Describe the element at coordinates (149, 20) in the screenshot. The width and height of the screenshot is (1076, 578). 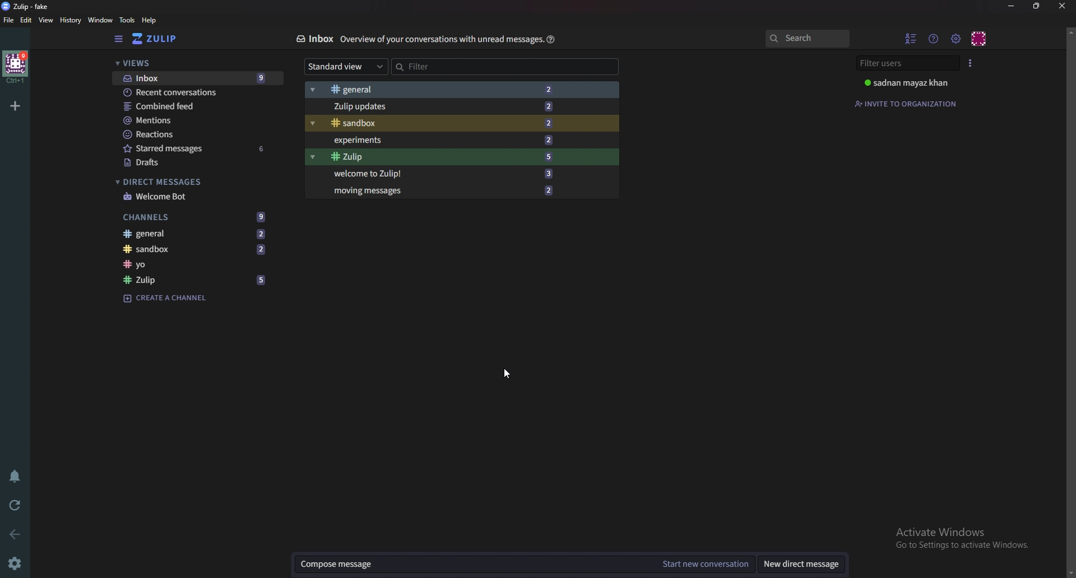
I see `help` at that location.